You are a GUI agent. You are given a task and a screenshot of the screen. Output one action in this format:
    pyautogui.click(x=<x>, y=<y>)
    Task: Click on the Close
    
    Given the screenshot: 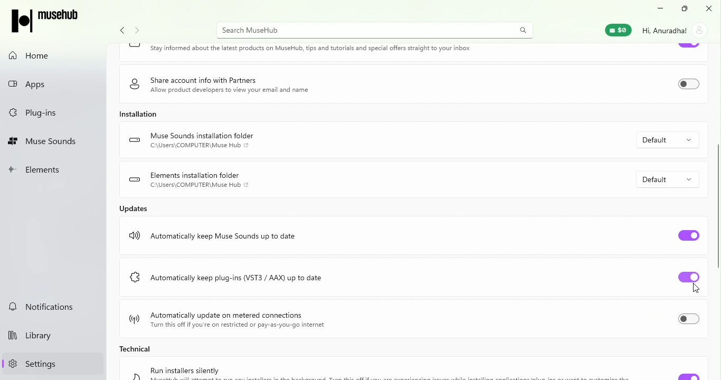 What is the action you would take?
    pyautogui.click(x=710, y=10)
    